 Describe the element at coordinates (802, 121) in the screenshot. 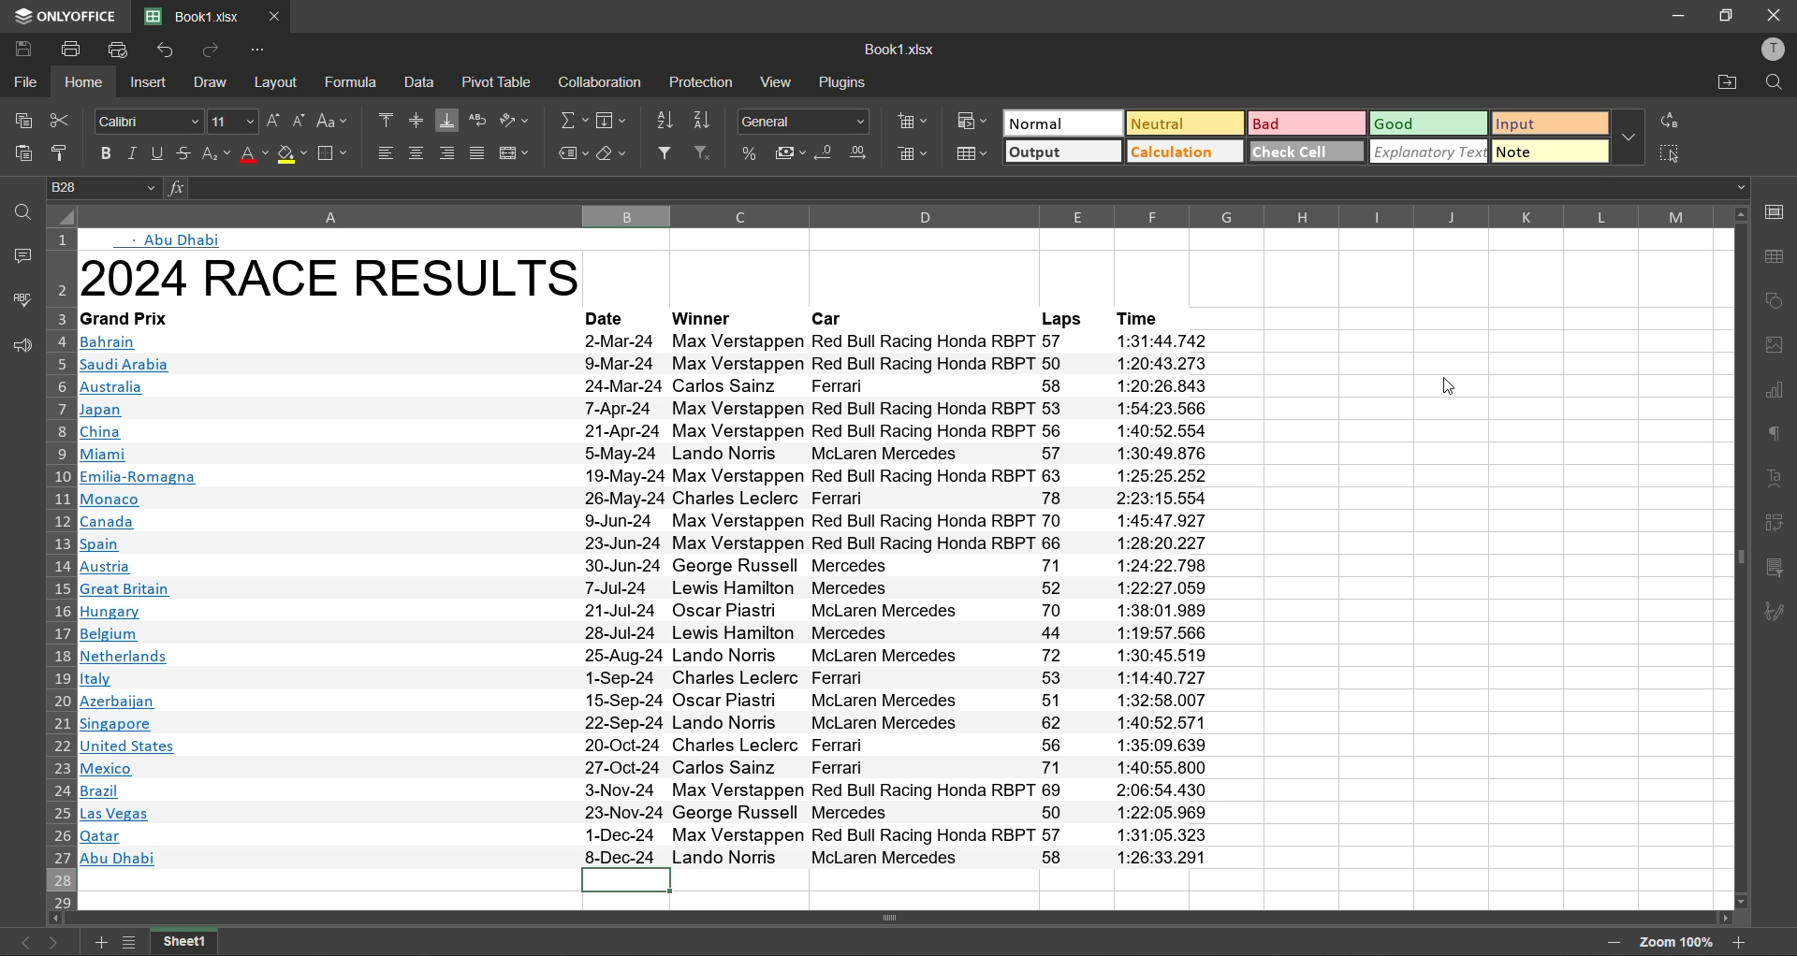

I see `number format` at that location.